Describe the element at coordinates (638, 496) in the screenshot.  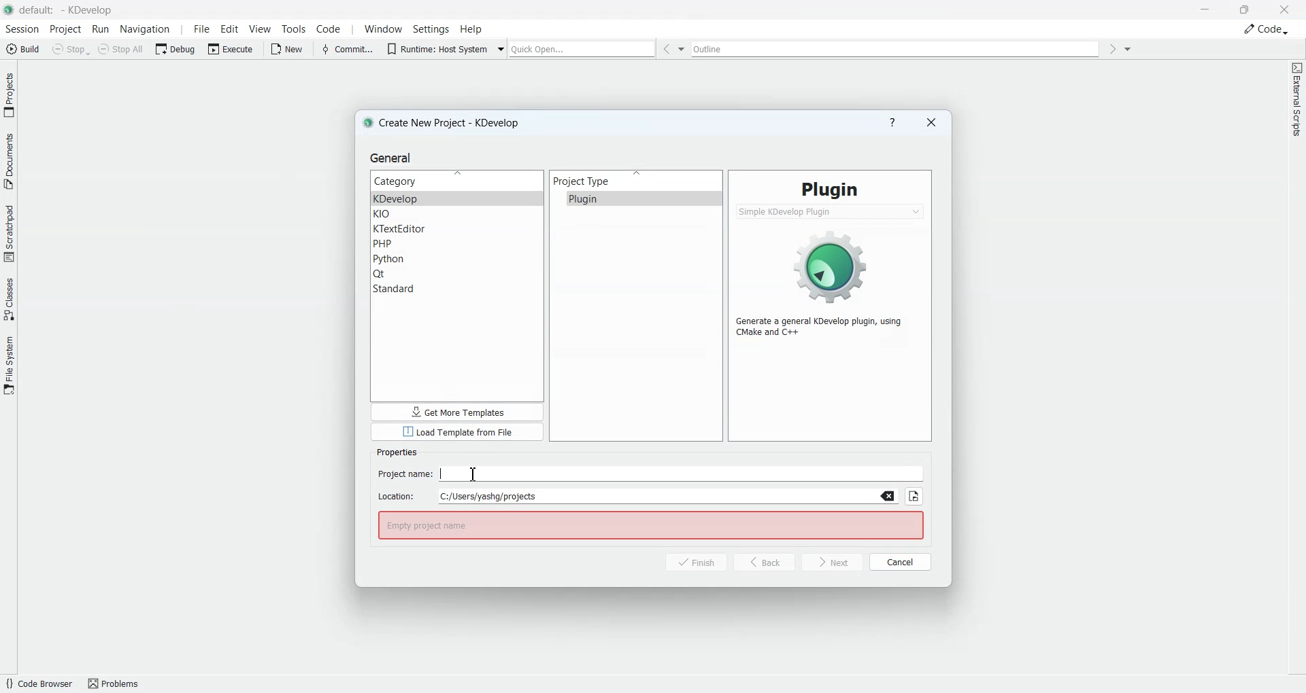
I see `File Path address` at that location.